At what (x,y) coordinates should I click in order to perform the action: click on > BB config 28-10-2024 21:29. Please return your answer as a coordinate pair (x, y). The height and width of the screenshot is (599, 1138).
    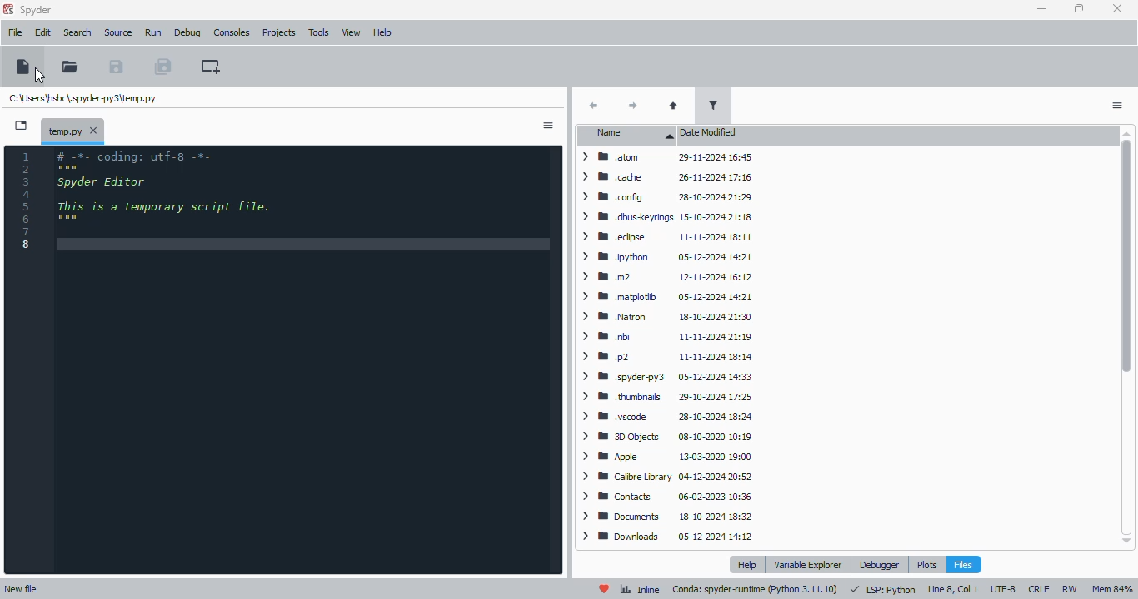
    Looking at the image, I should click on (666, 197).